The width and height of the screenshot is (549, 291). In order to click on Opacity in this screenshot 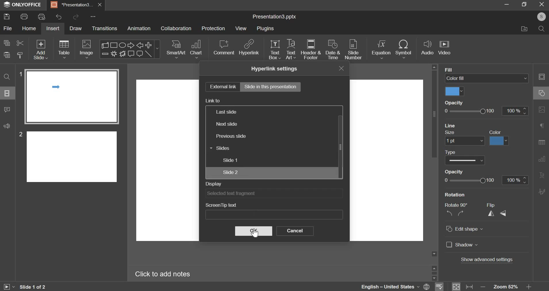, I will do `click(454, 102)`.